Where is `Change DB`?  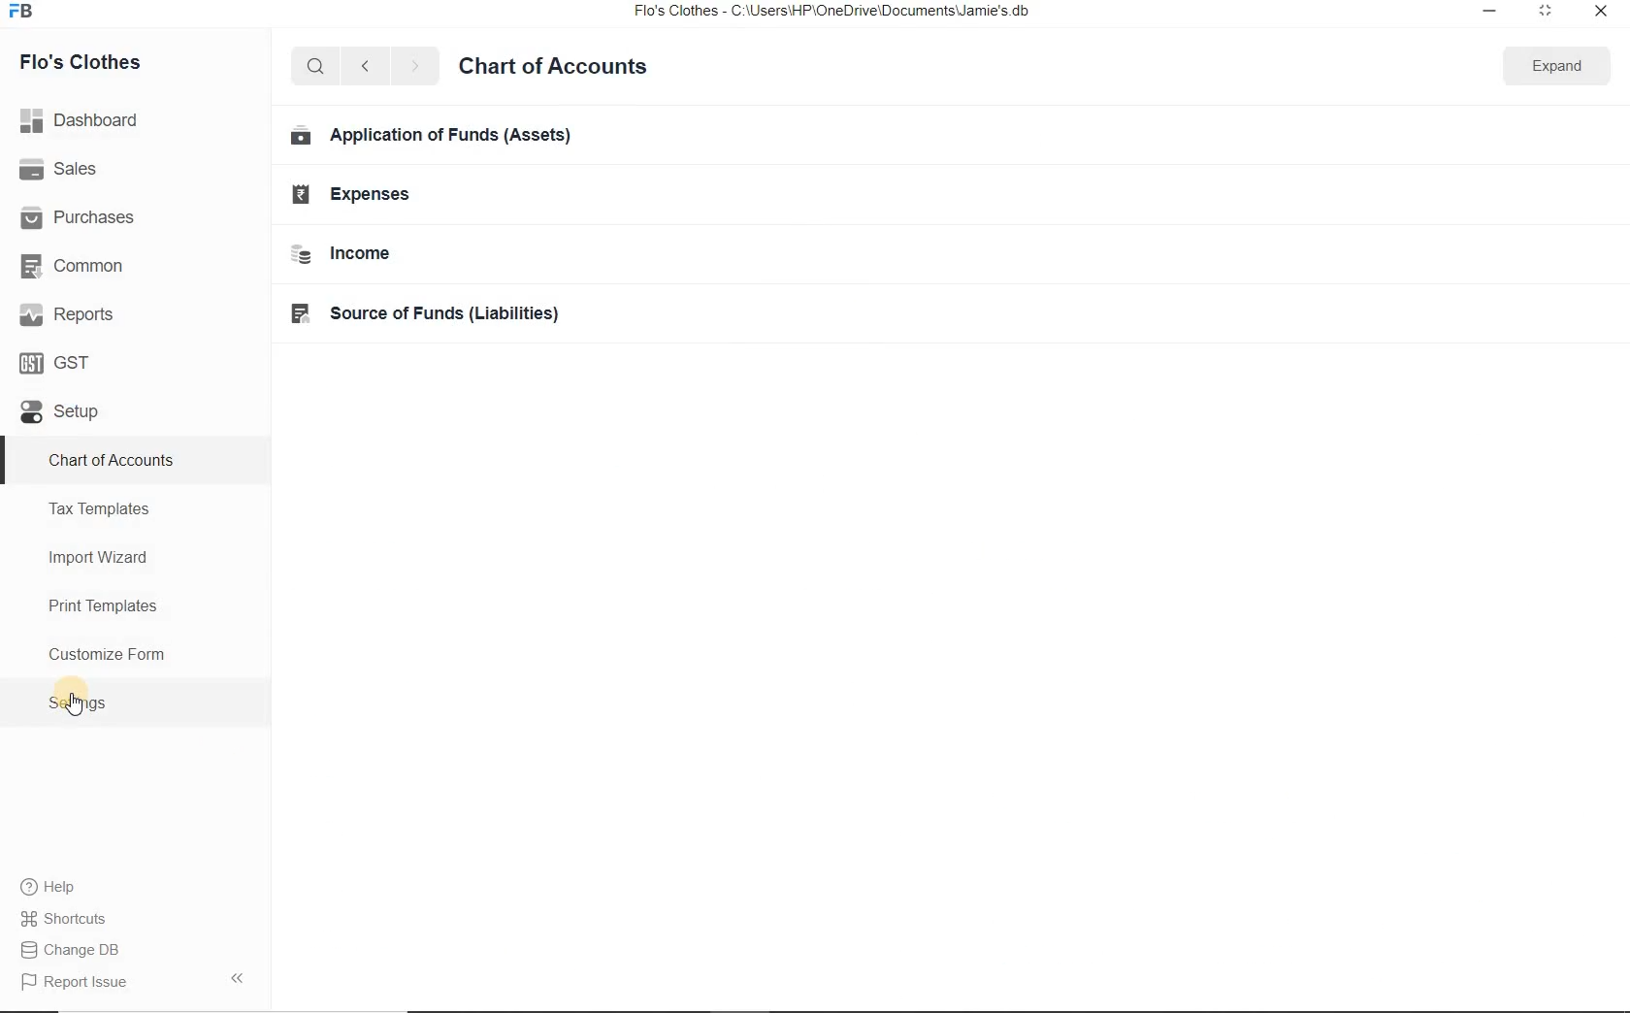 Change DB is located at coordinates (72, 952).